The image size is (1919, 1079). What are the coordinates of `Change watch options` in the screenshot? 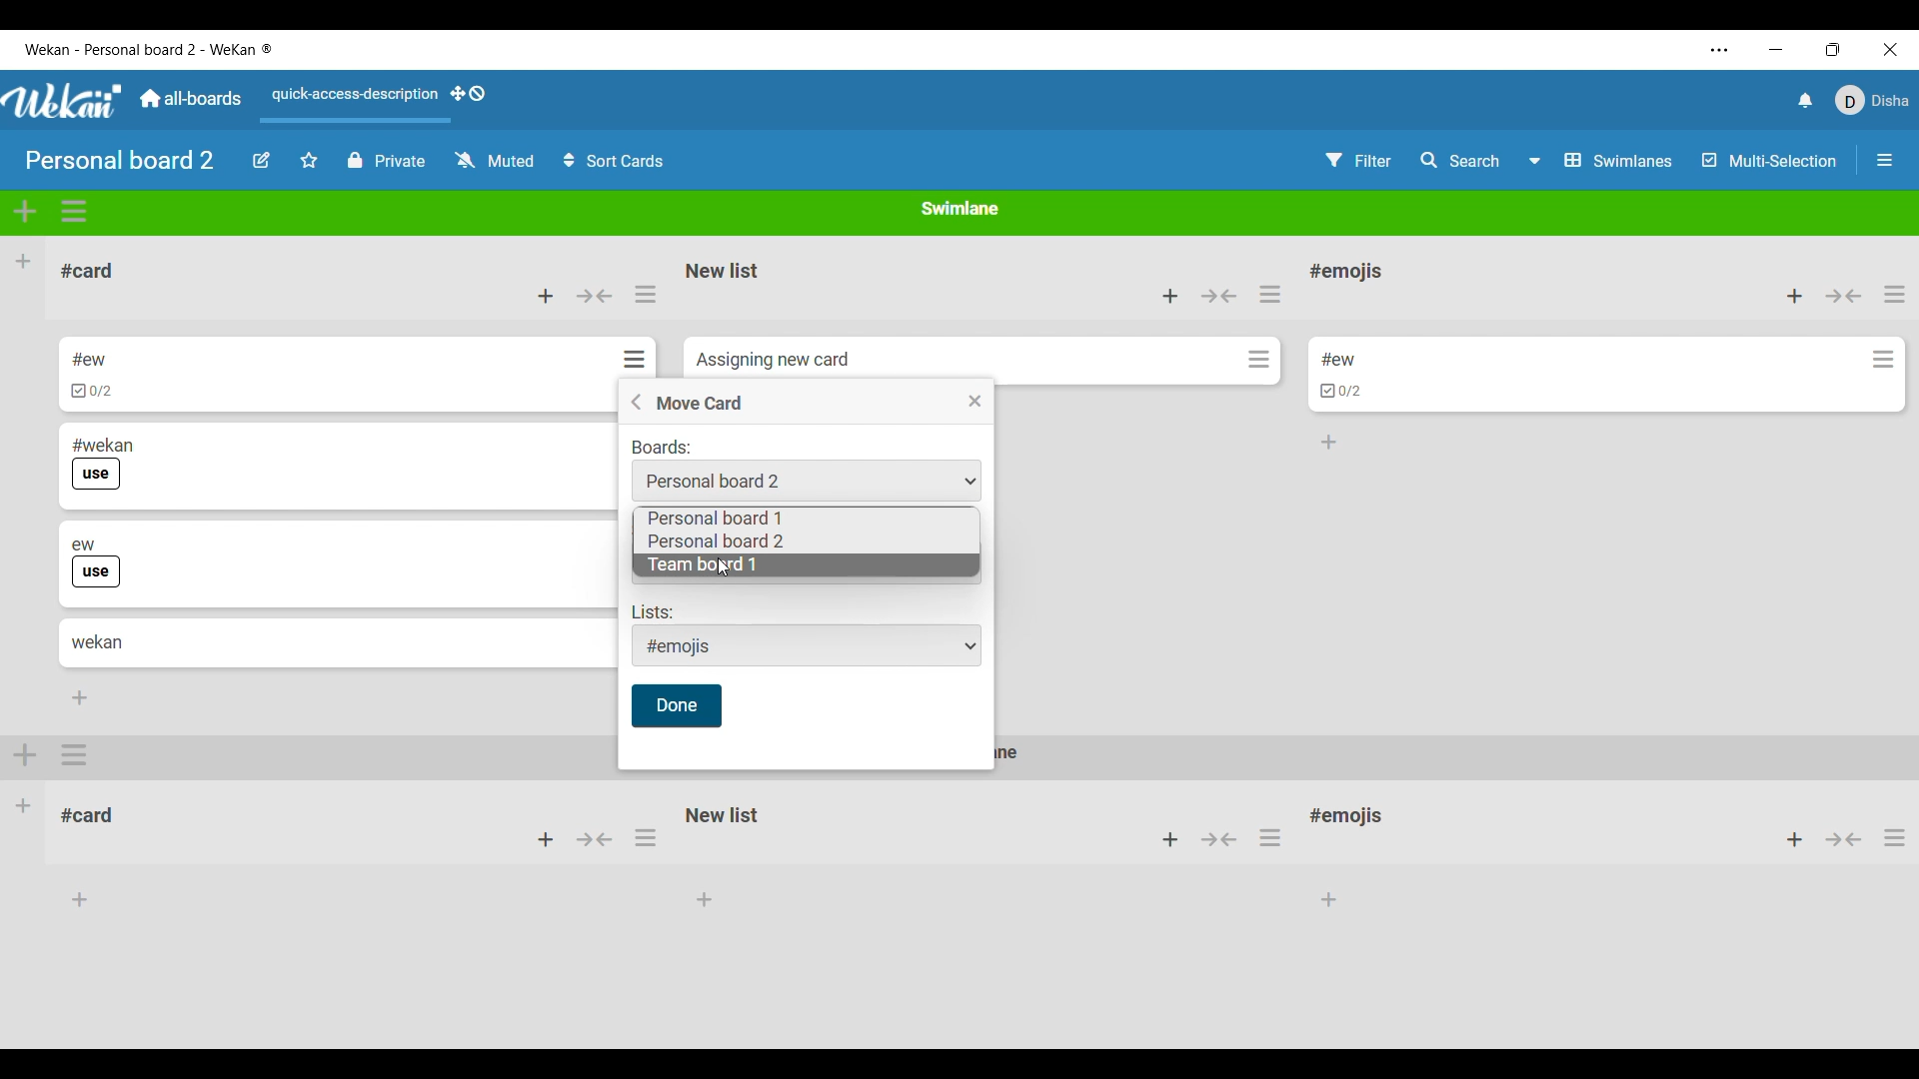 It's located at (494, 160).